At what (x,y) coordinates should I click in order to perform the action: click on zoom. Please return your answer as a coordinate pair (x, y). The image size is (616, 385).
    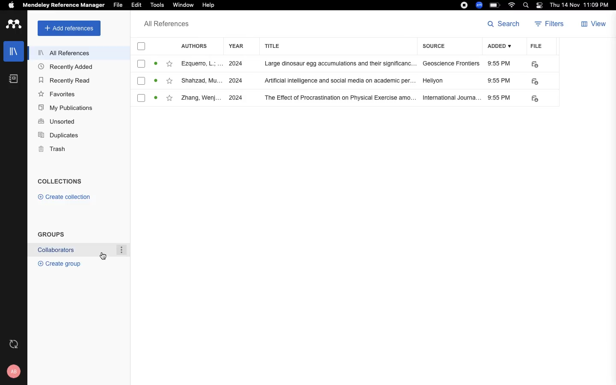
    Looking at the image, I should click on (480, 5).